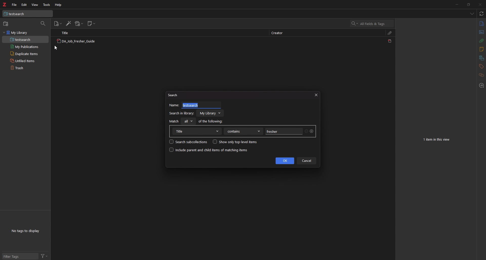 The height and width of the screenshot is (260, 486). I want to click on search subcollections, so click(188, 142).